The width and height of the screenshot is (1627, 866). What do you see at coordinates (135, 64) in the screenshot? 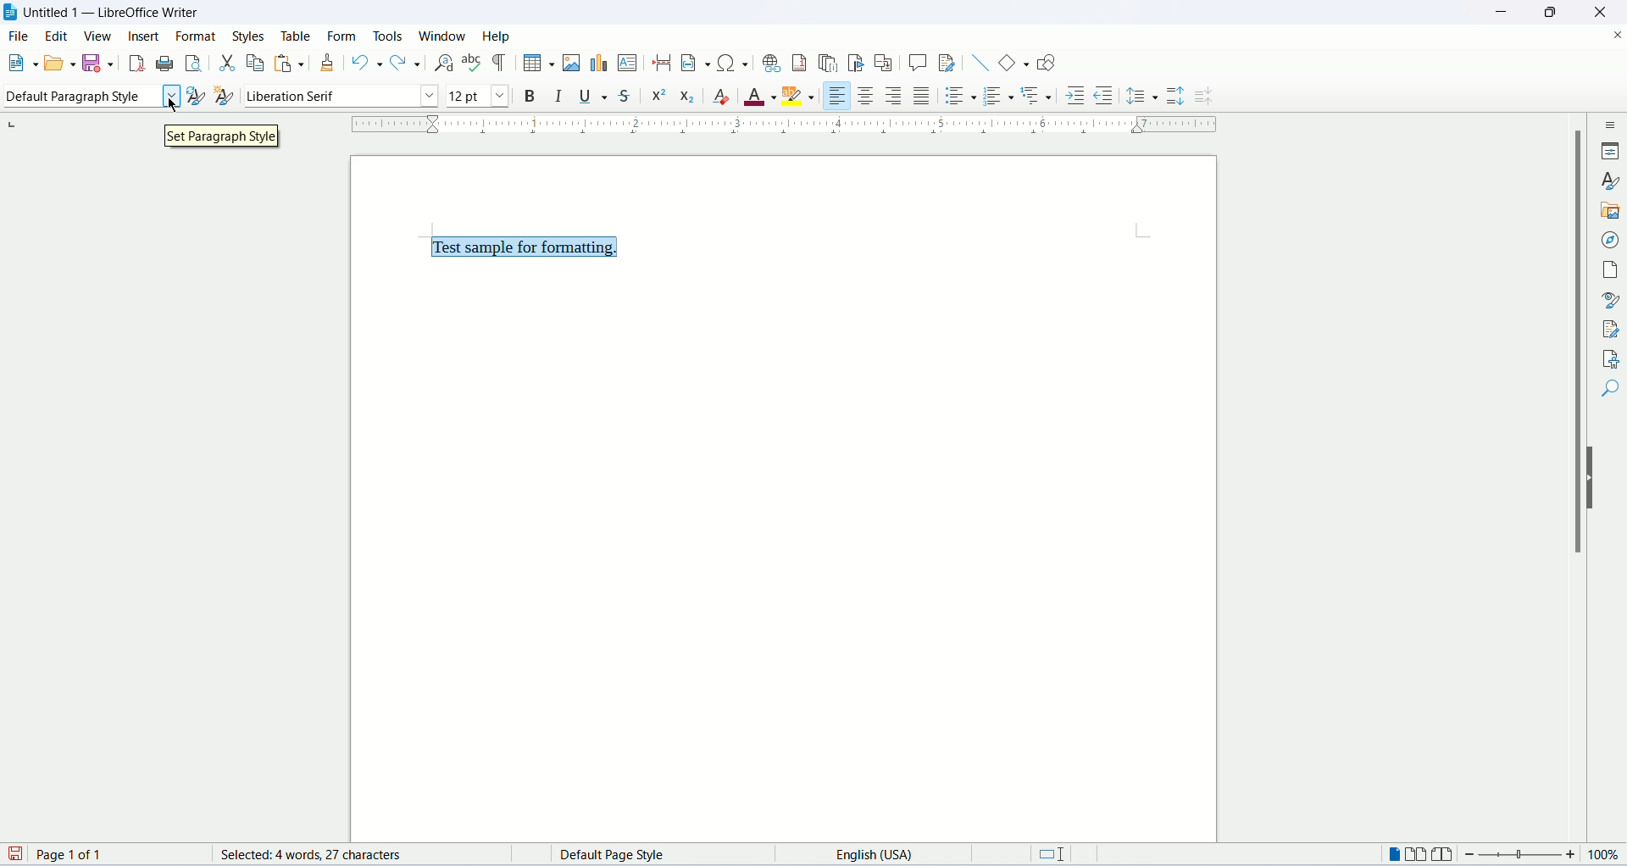
I see `export as PDF` at bounding box center [135, 64].